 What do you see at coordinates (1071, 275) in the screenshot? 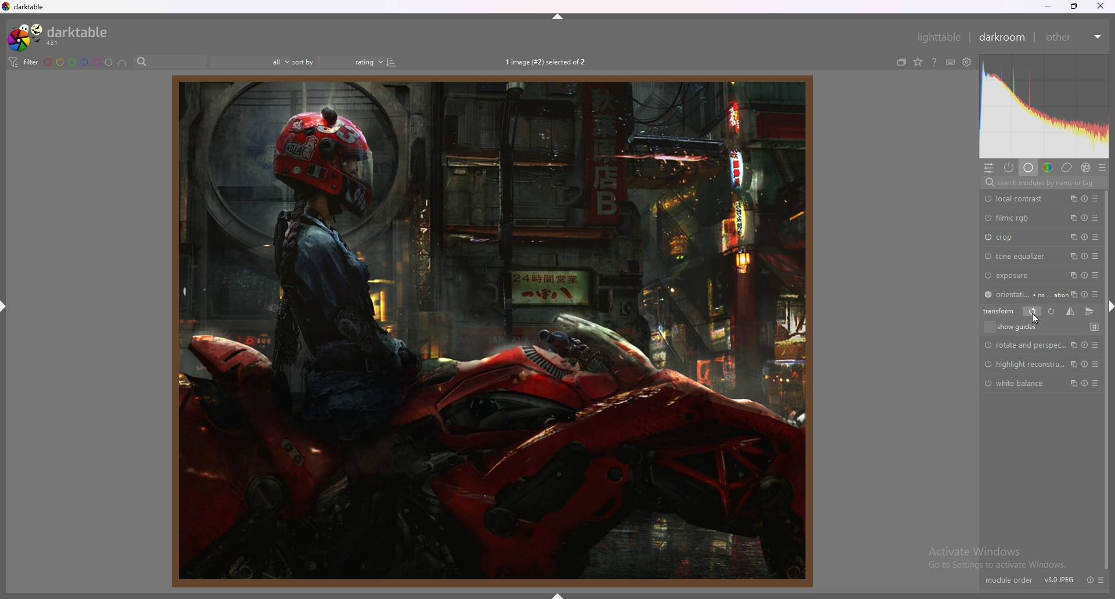
I see `multiple instances action` at bounding box center [1071, 275].